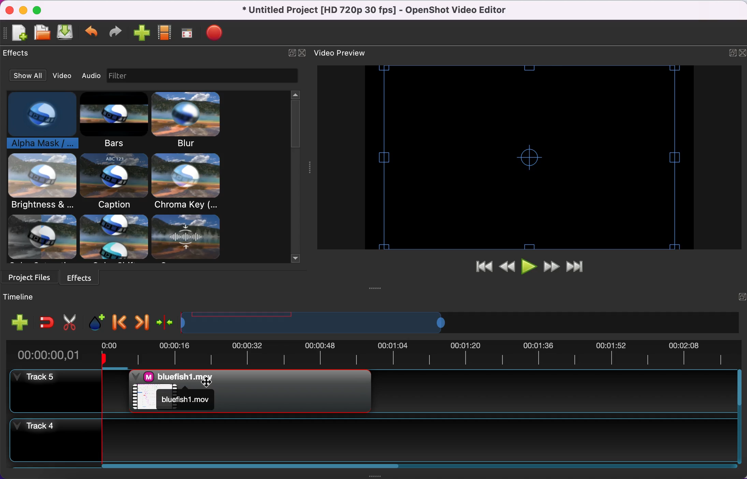 This screenshot has height=479, width=747. Describe the element at coordinates (140, 322) in the screenshot. I see `next marker` at that location.